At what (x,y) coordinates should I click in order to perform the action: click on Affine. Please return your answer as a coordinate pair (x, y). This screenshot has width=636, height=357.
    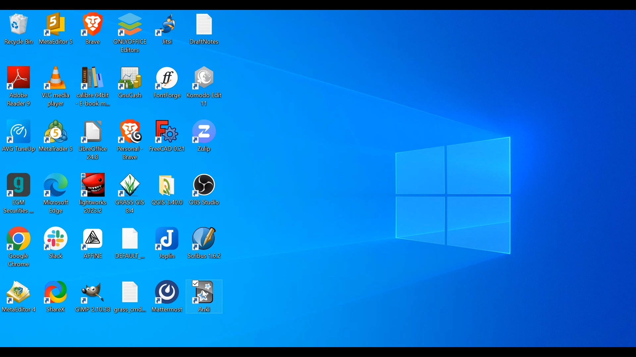
    Looking at the image, I should click on (93, 244).